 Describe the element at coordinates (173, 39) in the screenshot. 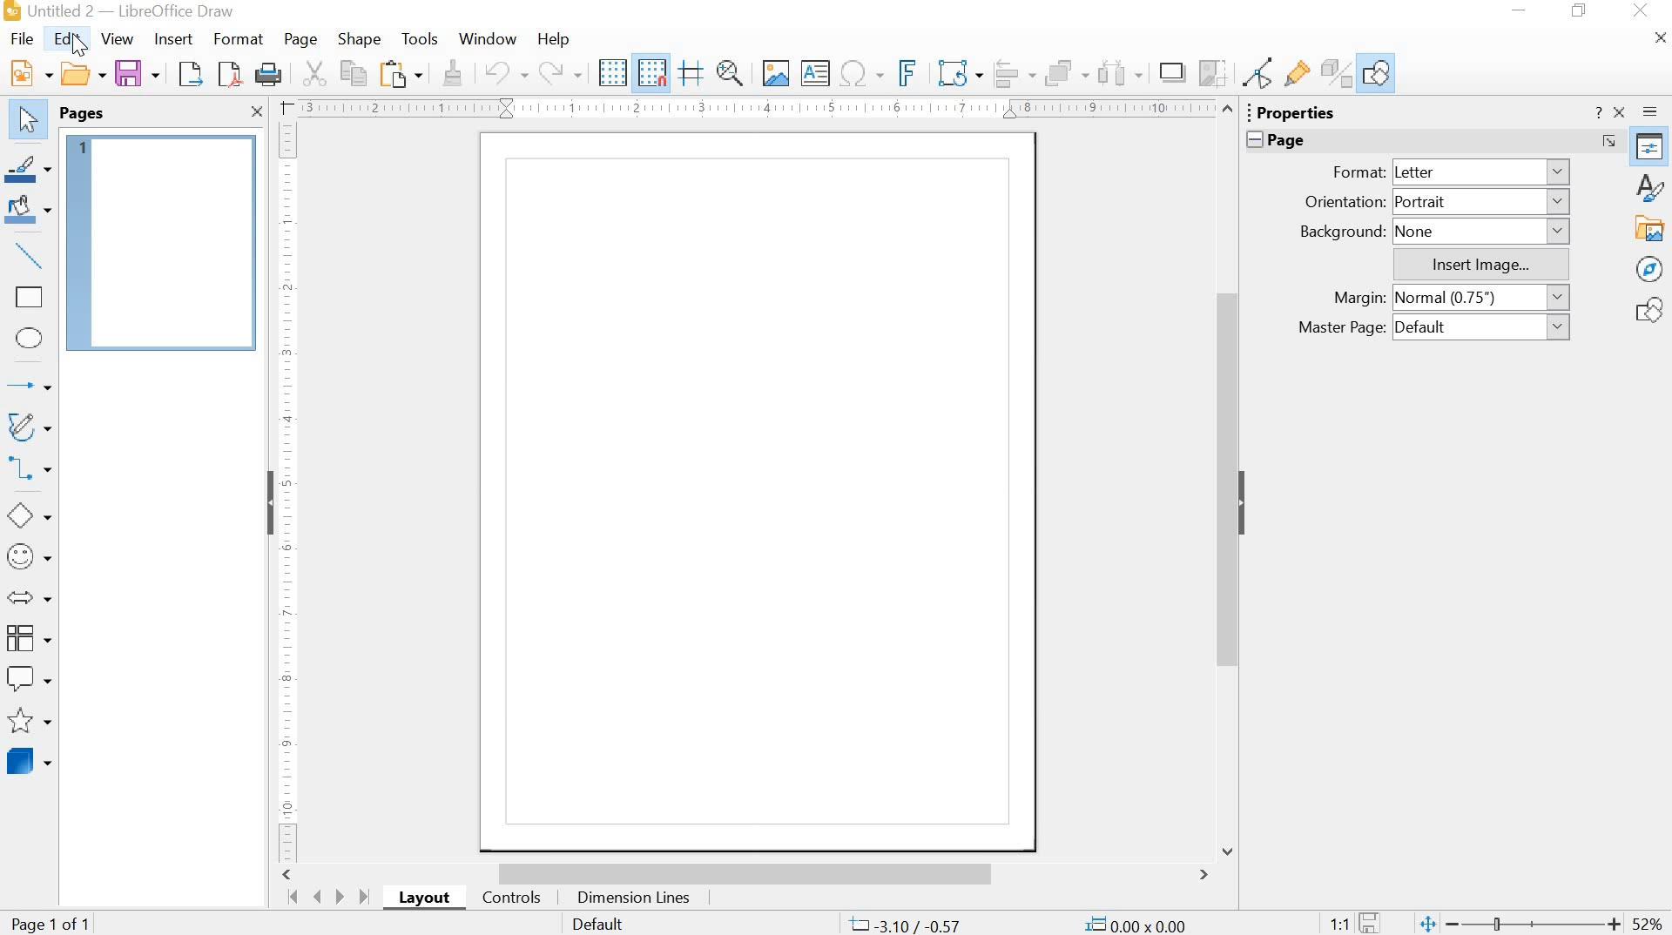

I see `Insert` at that location.